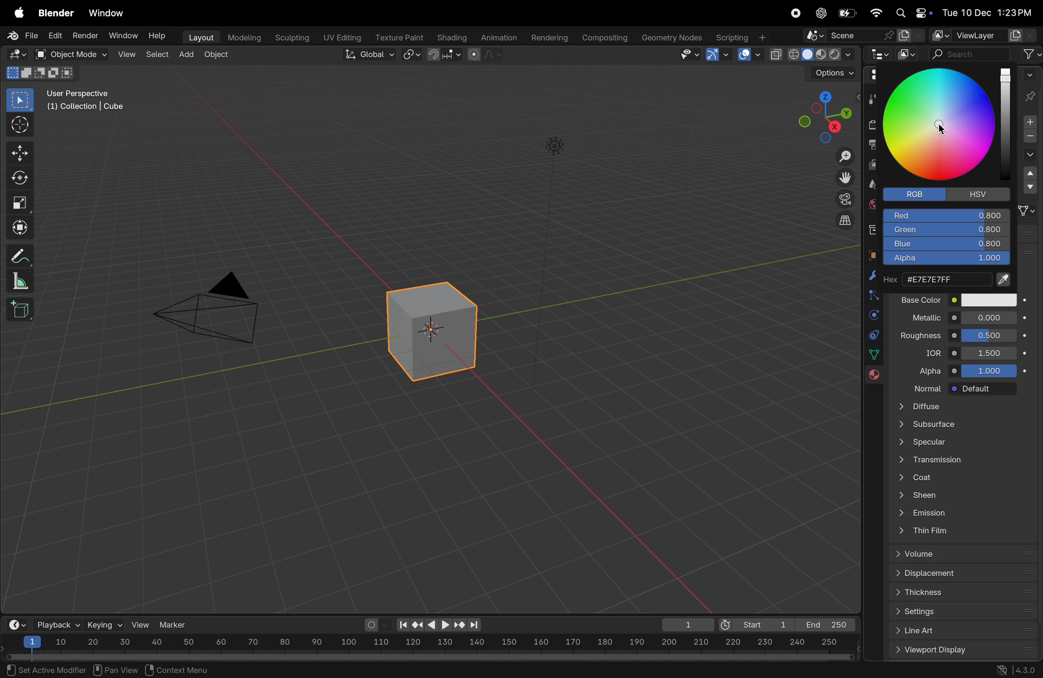 This screenshot has height=678, width=1043. What do you see at coordinates (125, 54) in the screenshot?
I see `View` at bounding box center [125, 54].